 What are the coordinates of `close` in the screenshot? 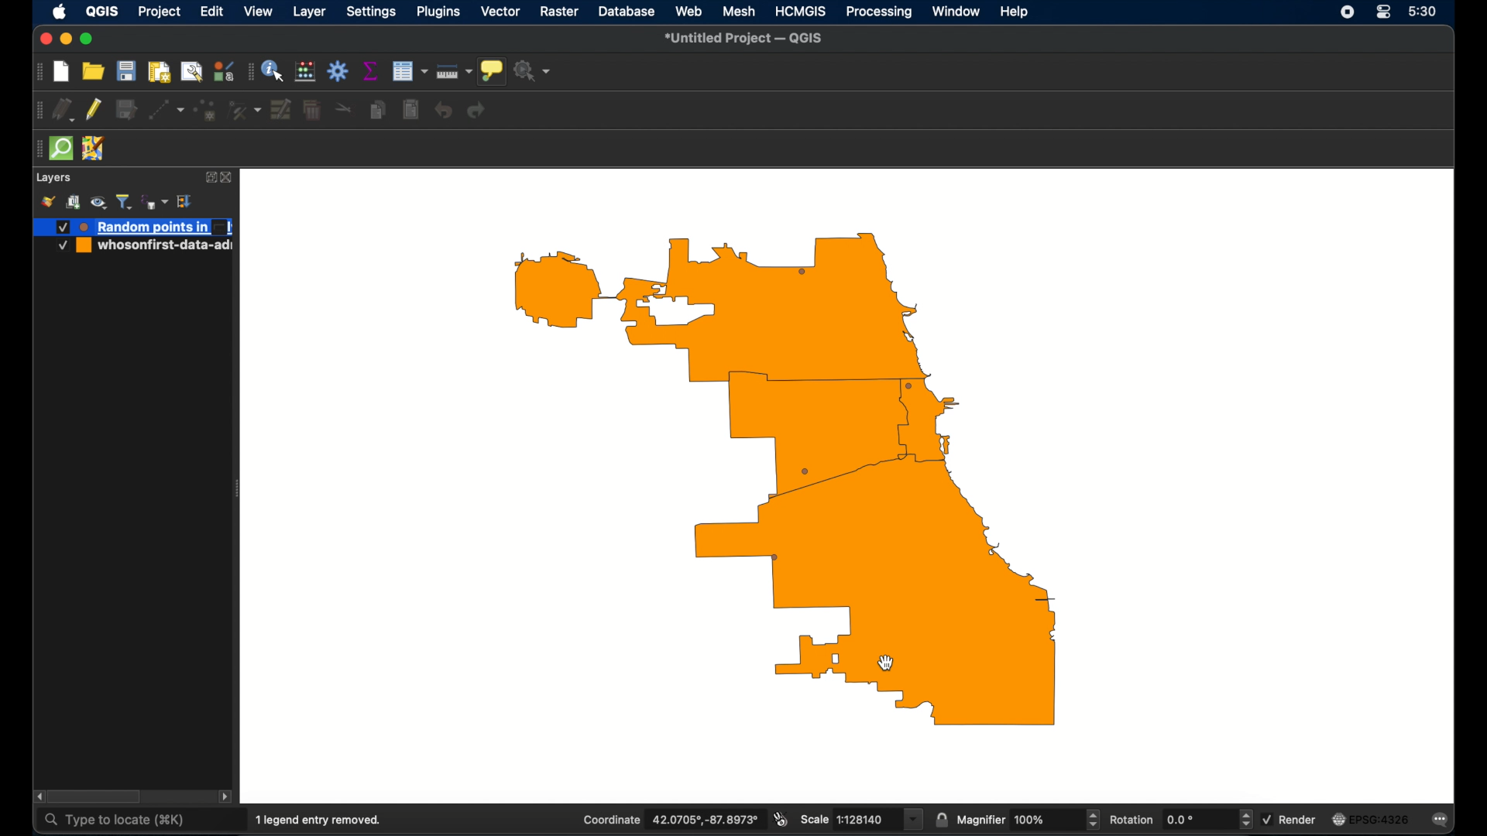 It's located at (44, 39).